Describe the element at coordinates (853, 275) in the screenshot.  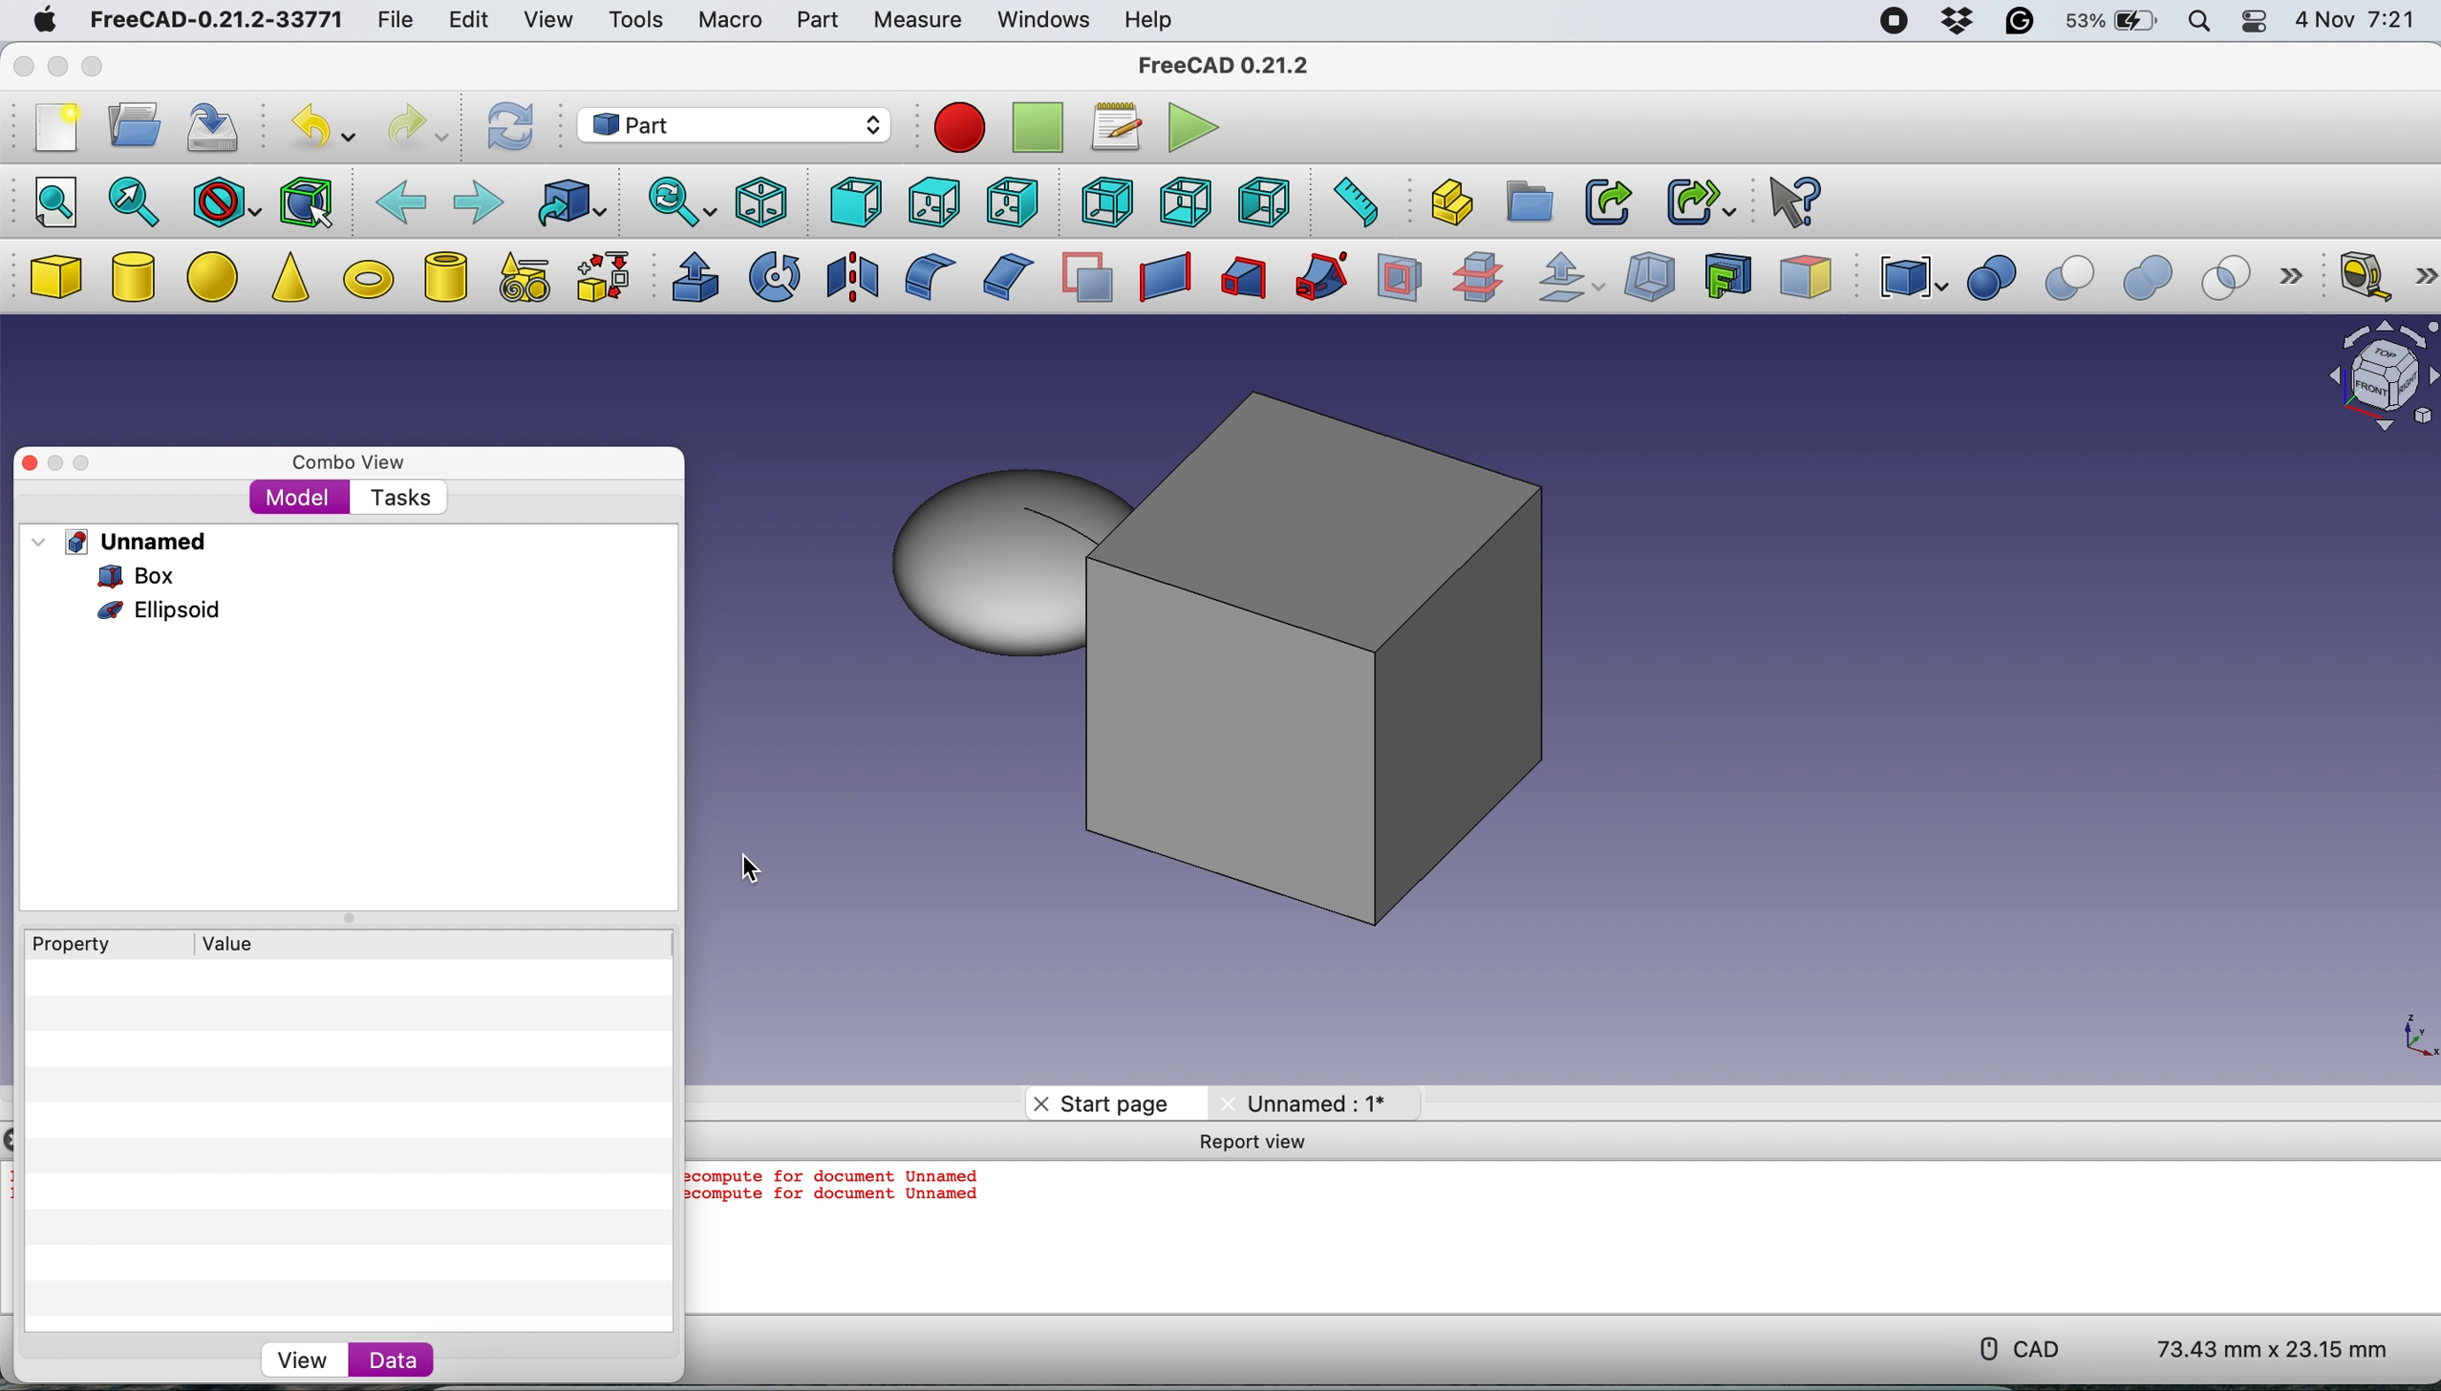
I see `mirroring` at that location.